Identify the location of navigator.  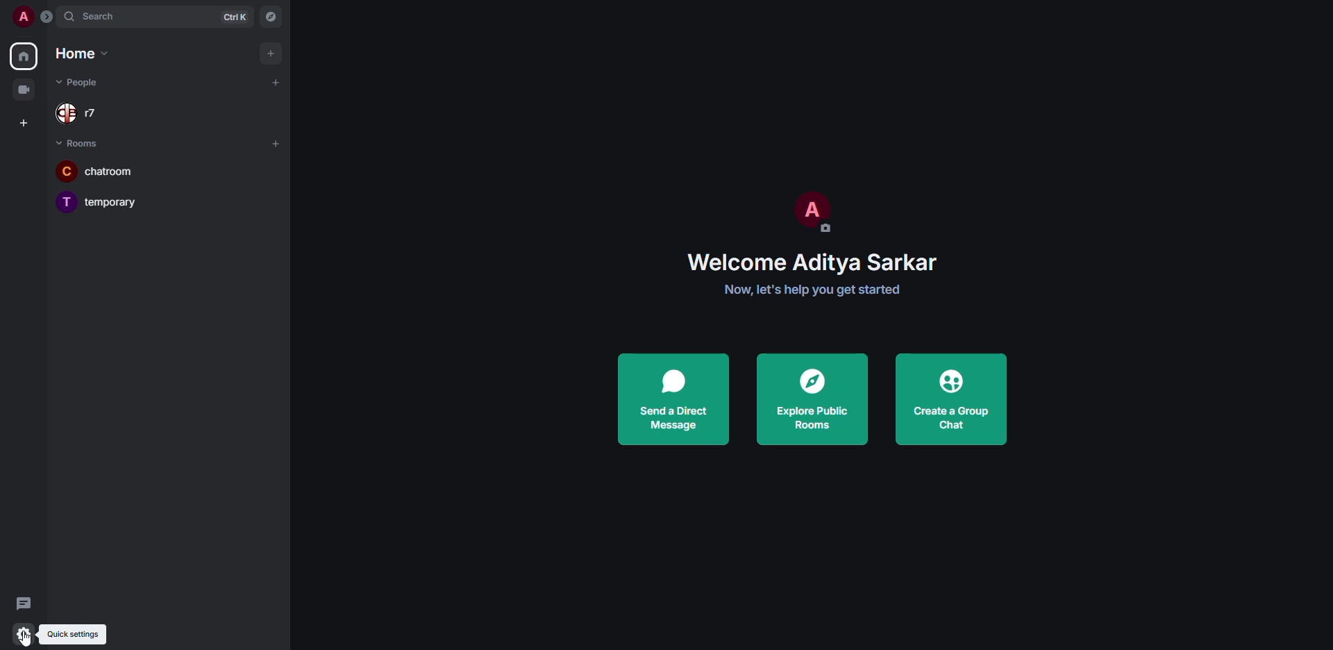
(268, 16).